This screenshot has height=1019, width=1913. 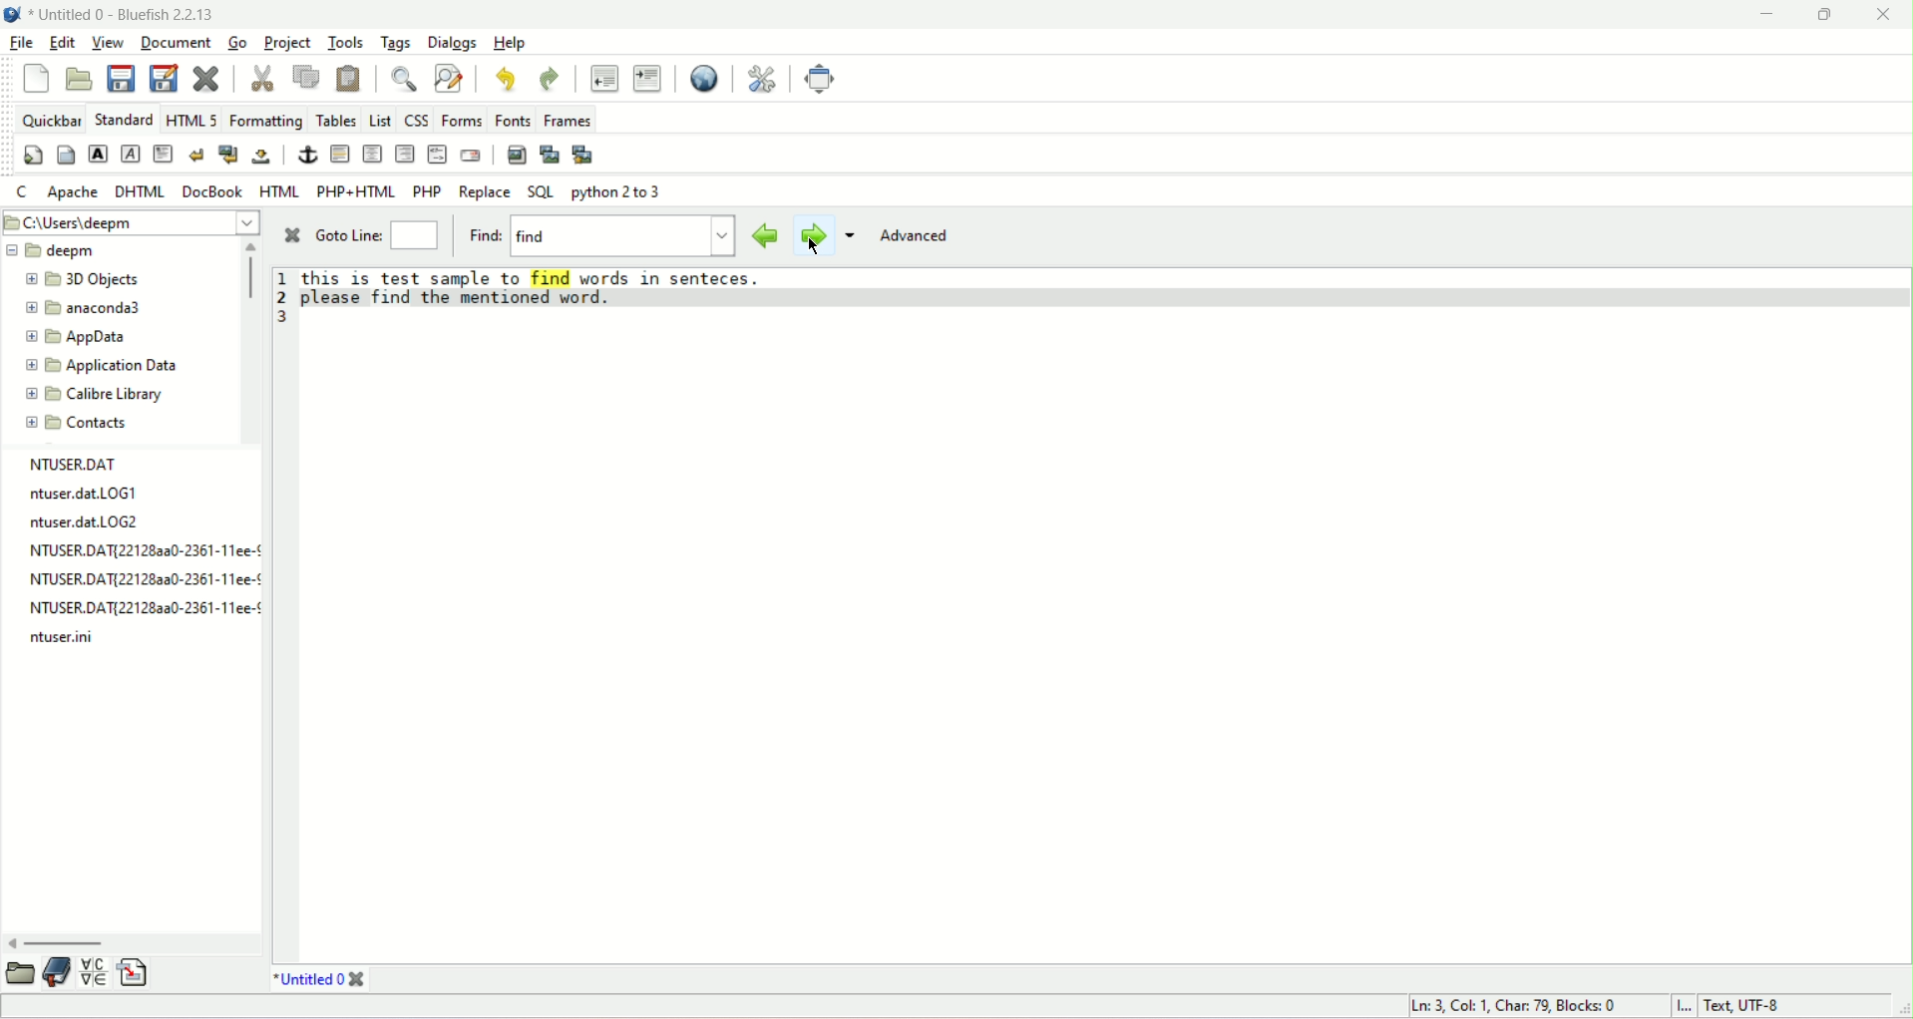 What do you see at coordinates (548, 81) in the screenshot?
I see `redo` at bounding box center [548, 81].